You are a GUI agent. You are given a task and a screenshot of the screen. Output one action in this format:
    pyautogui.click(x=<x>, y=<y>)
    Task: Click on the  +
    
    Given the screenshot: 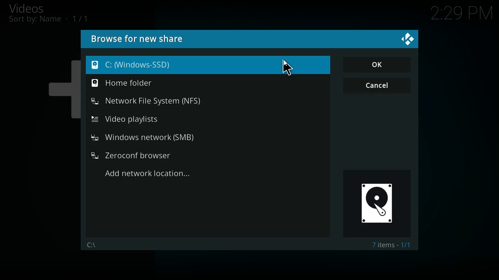 What is the action you would take?
    pyautogui.click(x=61, y=86)
    